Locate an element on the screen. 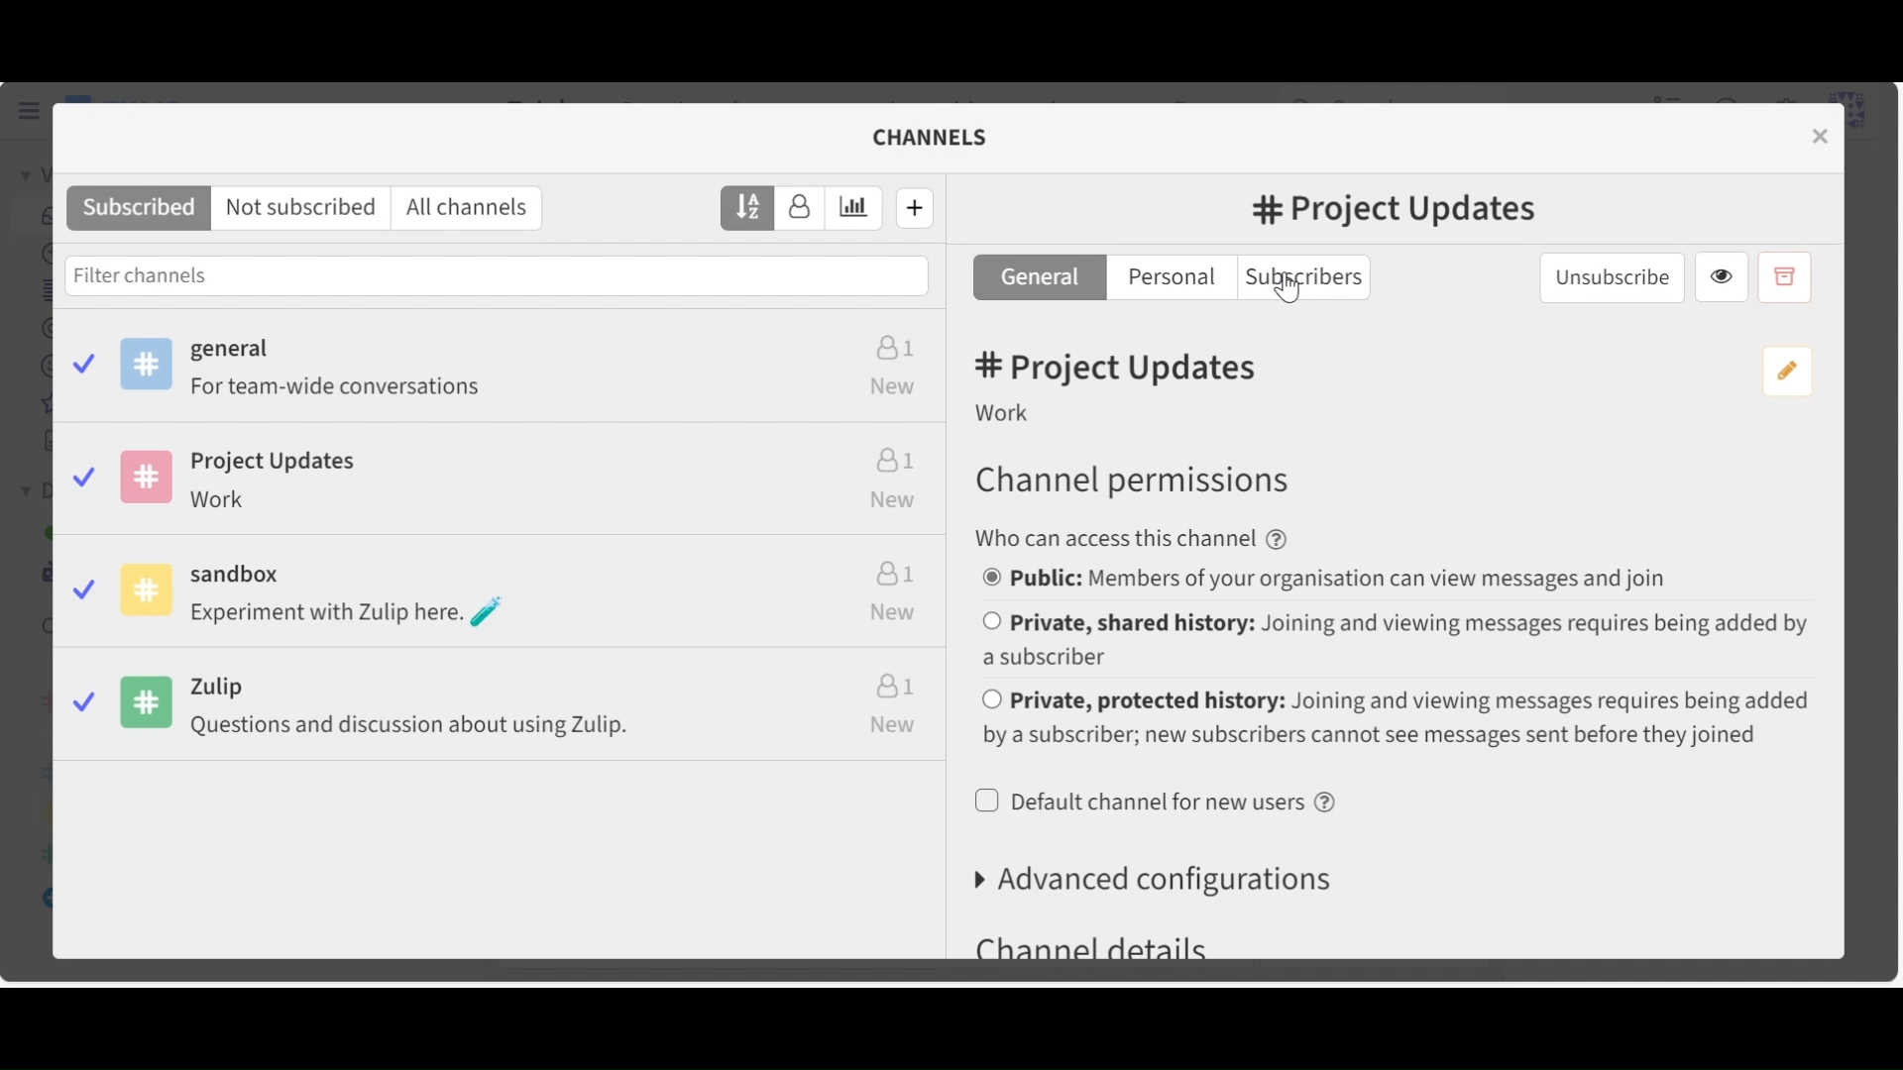 Image resolution: width=1903 pixels, height=1070 pixels. Archive channel is located at coordinates (1785, 276).